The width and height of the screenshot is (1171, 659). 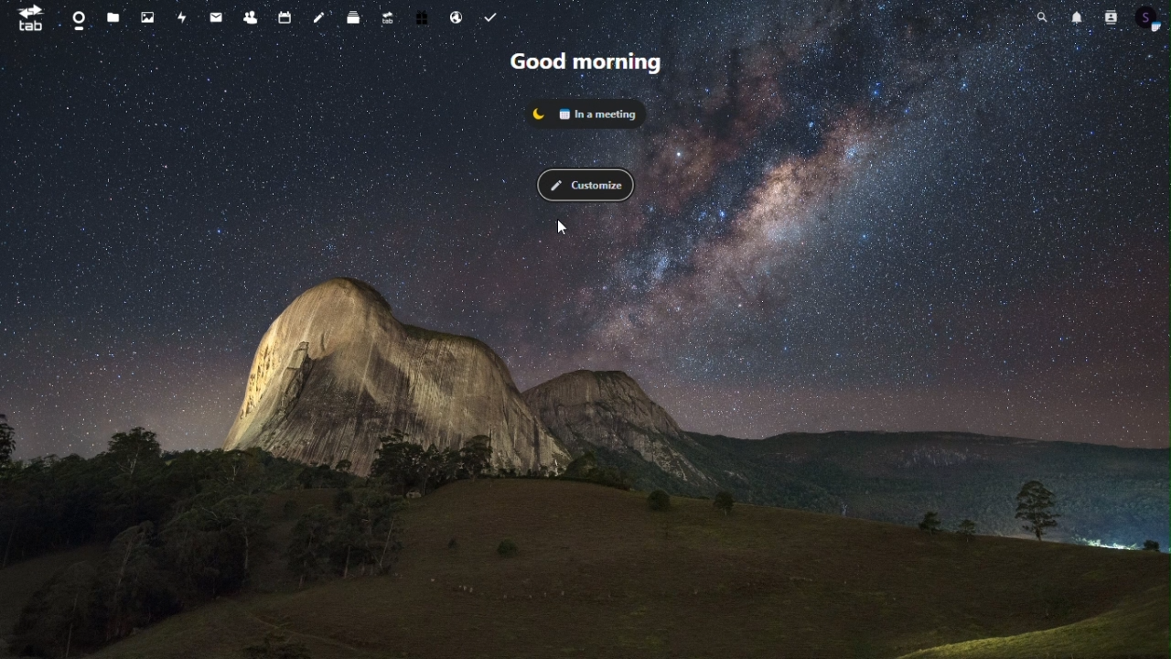 I want to click on search, so click(x=1045, y=16).